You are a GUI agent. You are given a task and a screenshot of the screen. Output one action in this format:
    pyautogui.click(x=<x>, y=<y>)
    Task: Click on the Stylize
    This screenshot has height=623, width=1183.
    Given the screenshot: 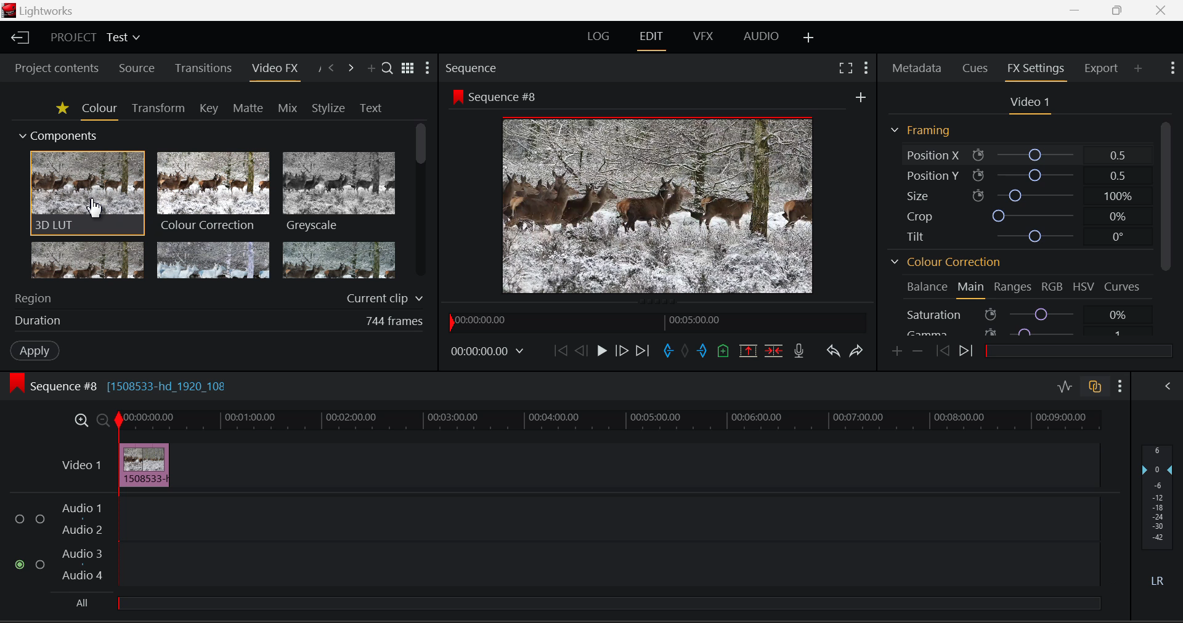 What is the action you would take?
    pyautogui.click(x=326, y=108)
    